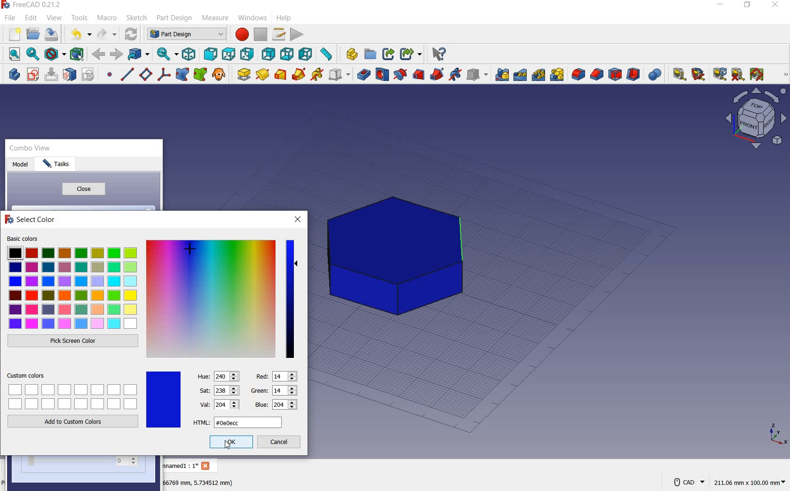 The height and width of the screenshot is (491, 790). I want to click on measure distance, so click(328, 55).